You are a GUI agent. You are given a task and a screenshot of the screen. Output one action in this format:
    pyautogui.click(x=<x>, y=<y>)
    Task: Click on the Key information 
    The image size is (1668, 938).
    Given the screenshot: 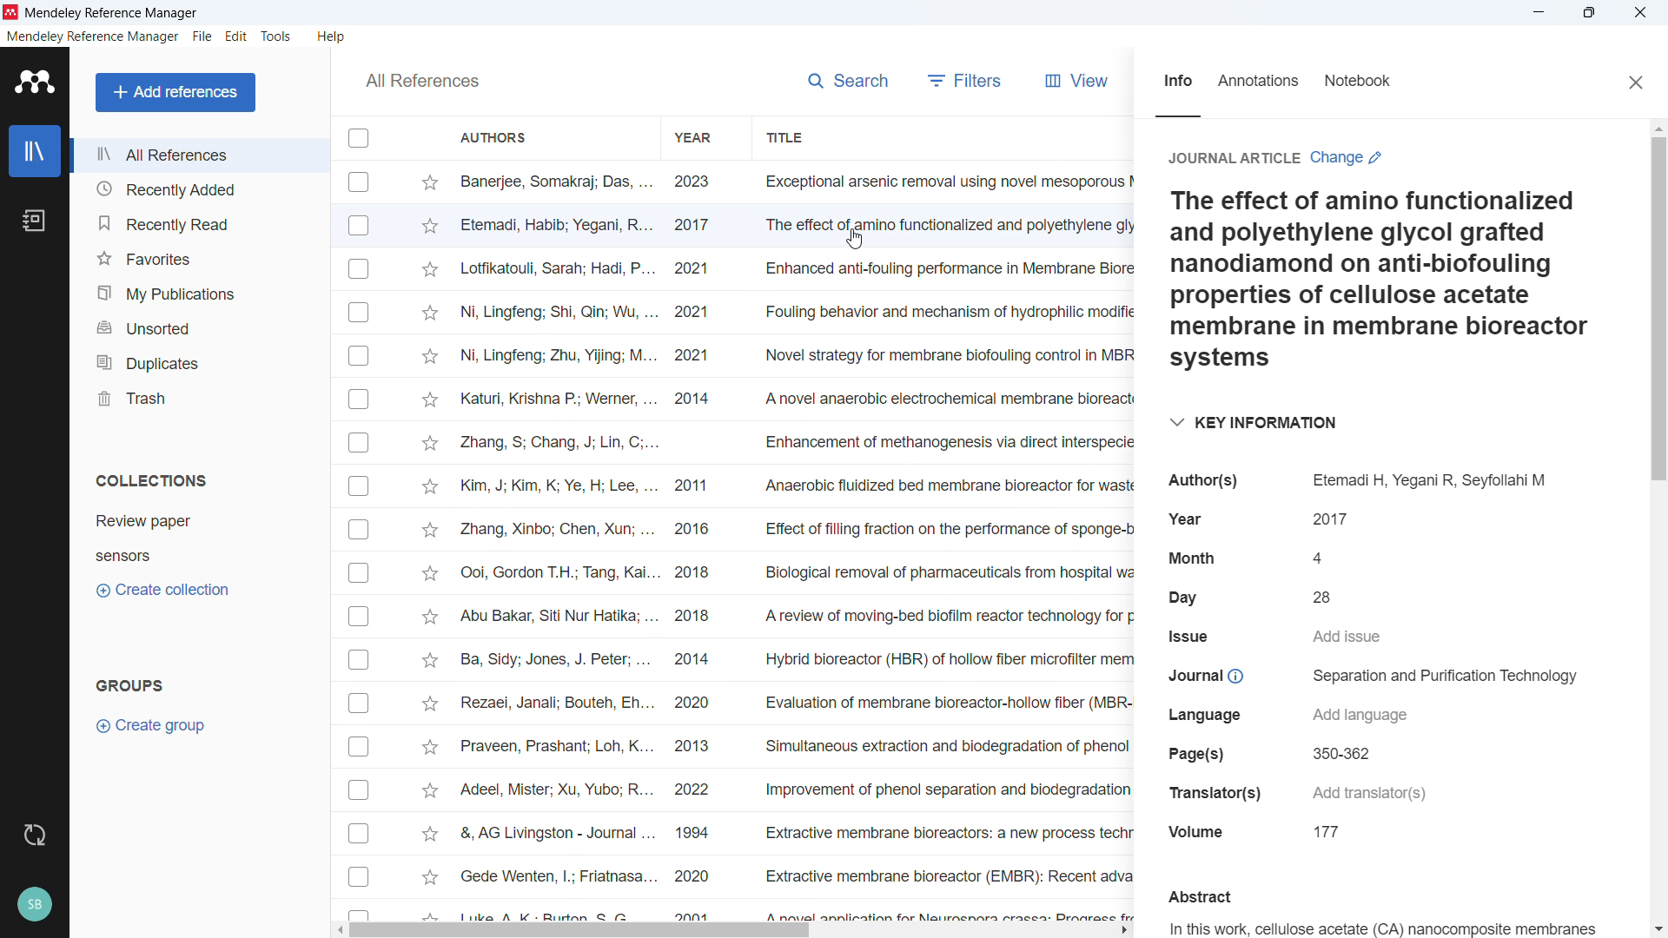 What is the action you would take?
    pyautogui.click(x=1256, y=422)
    